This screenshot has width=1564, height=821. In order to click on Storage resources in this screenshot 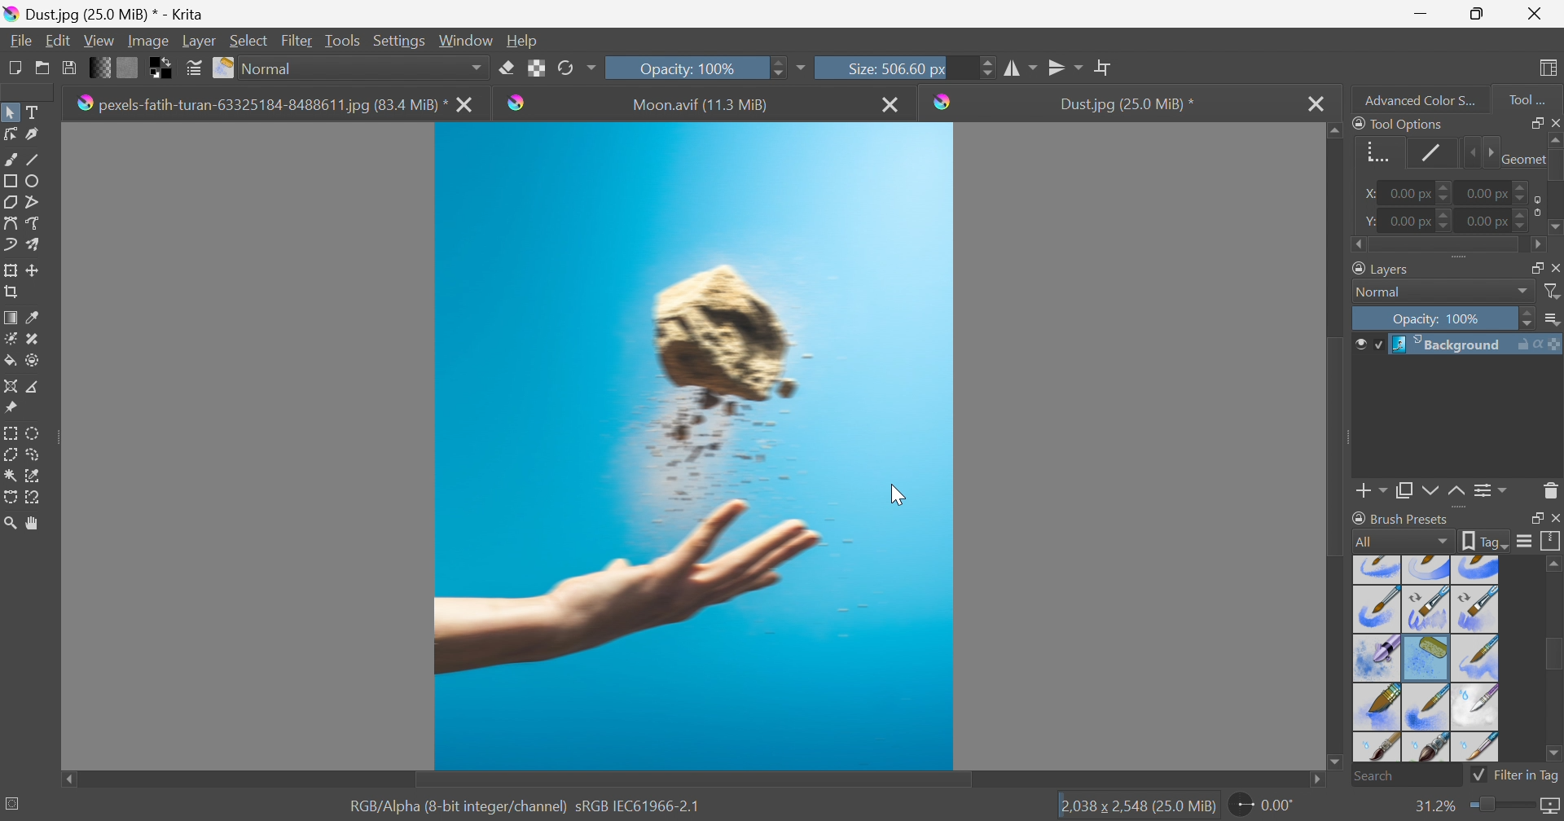, I will do `click(1551, 542)`.